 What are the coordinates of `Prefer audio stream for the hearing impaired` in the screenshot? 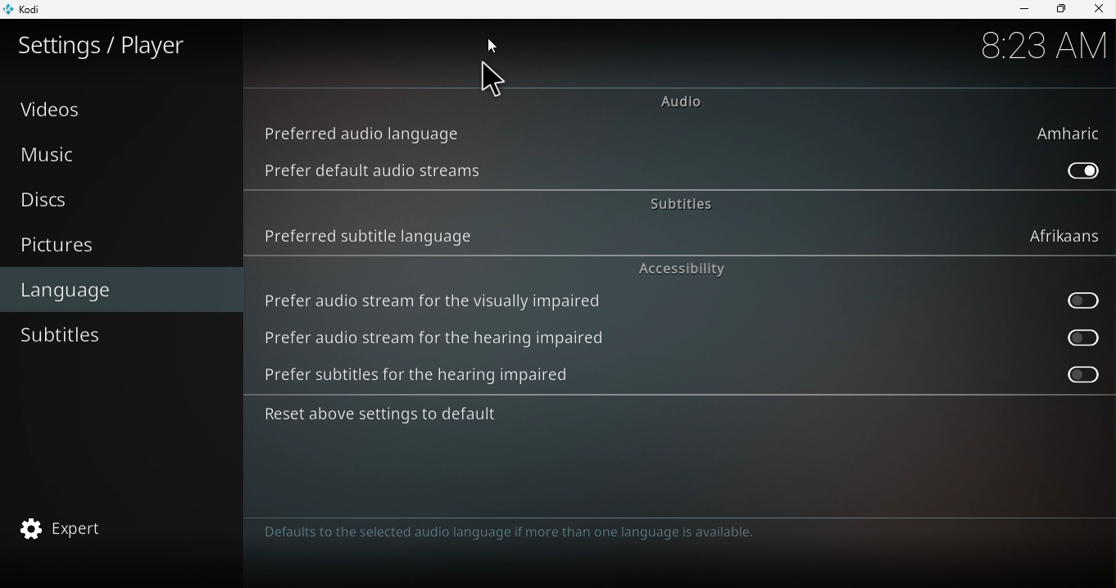 It's located at (451, 340).